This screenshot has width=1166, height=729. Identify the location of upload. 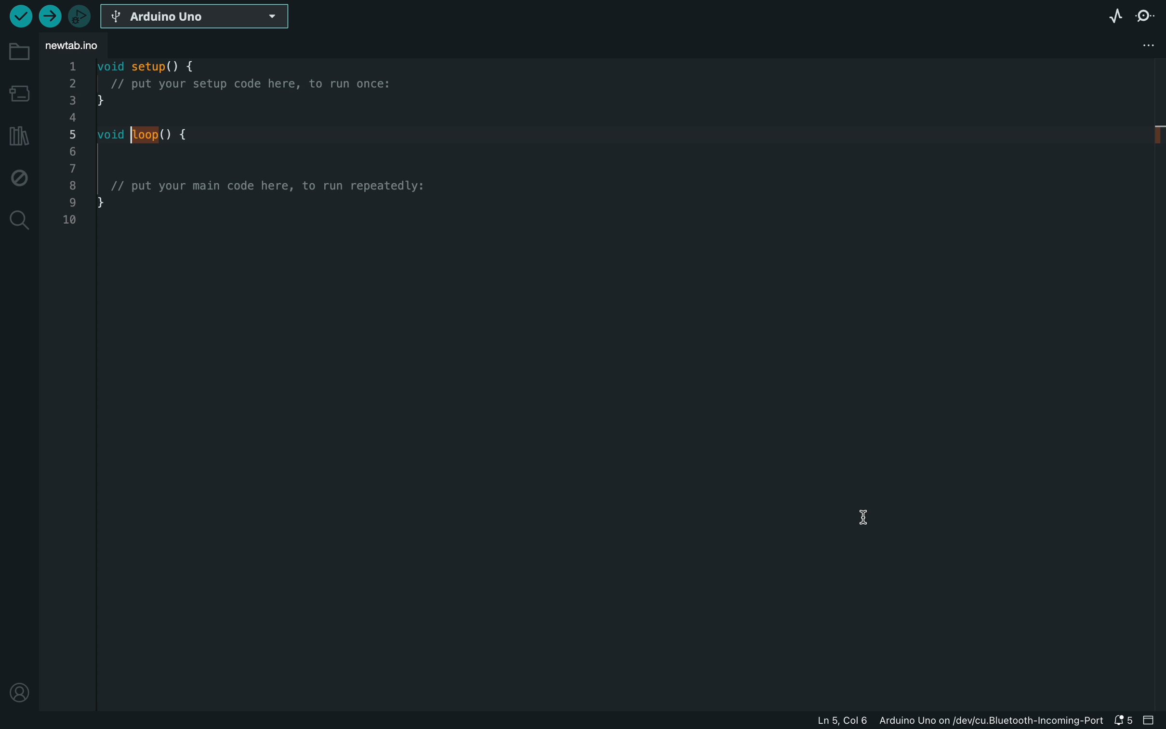
(53, 17).